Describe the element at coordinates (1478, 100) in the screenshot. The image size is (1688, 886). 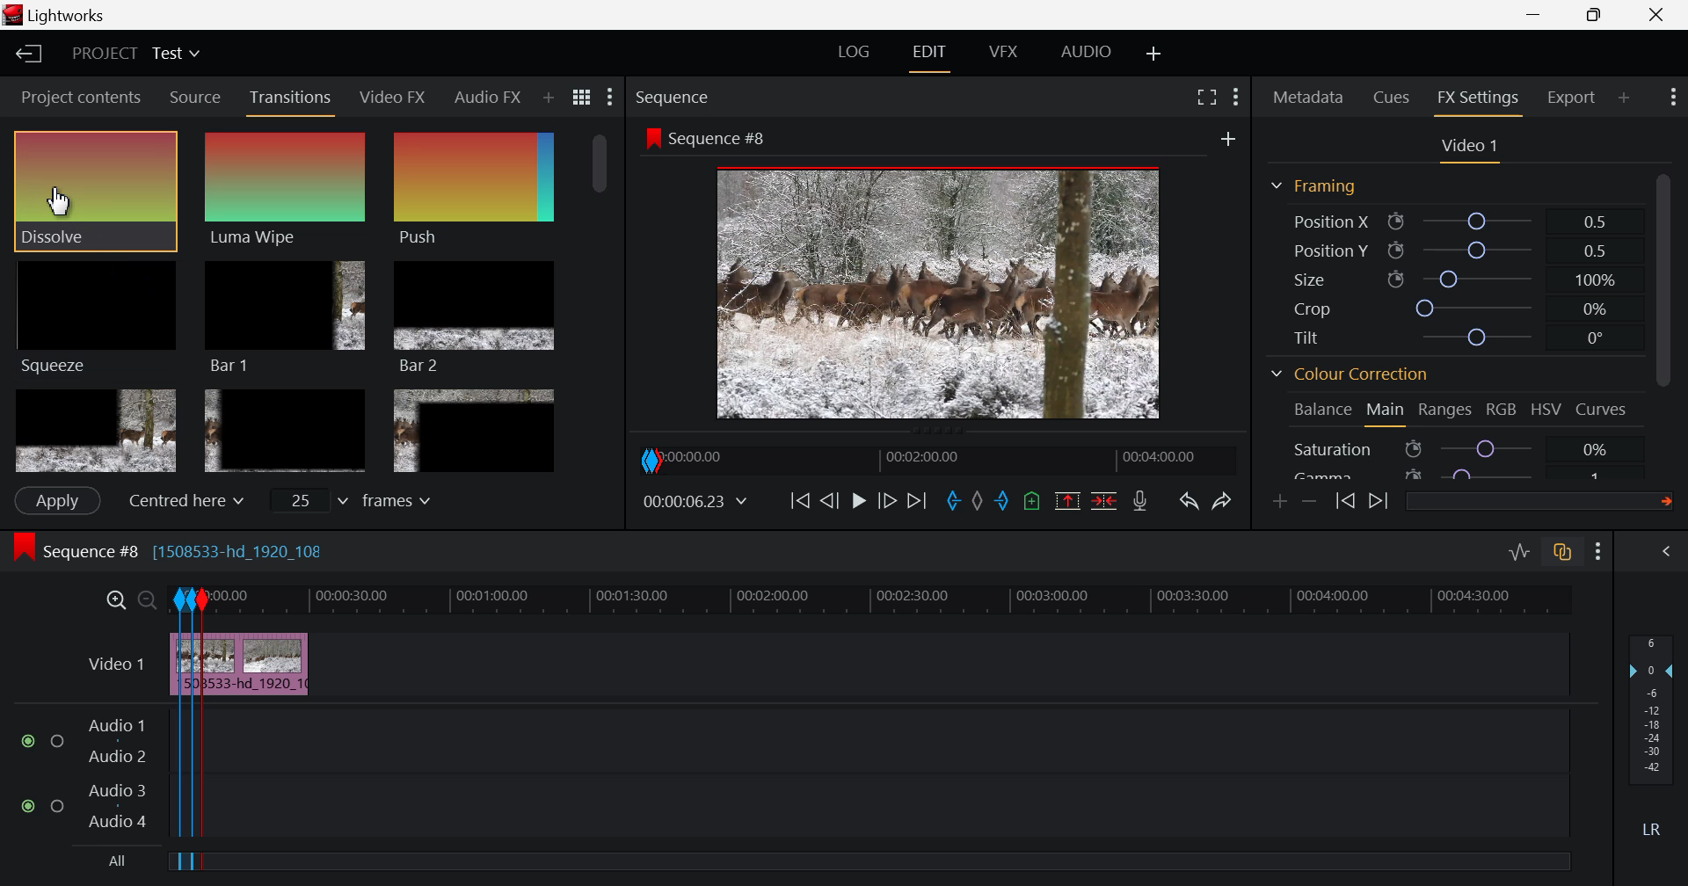
I see `FX Settings Open` at that location.